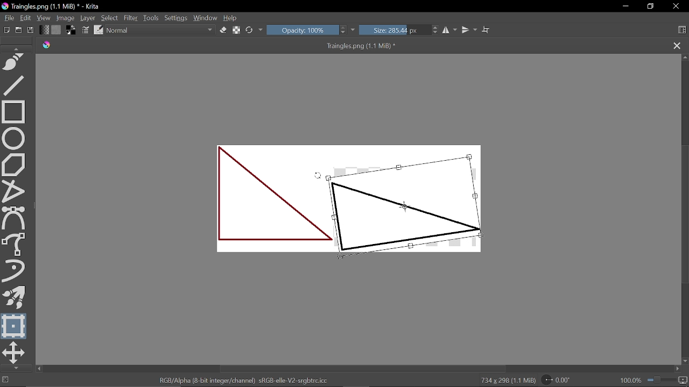 The width and height of the screenshot is (689, 387). Describe the element at coordinates (400, 31) in the screenshot. I see `Size: 285.44 px` at that location.